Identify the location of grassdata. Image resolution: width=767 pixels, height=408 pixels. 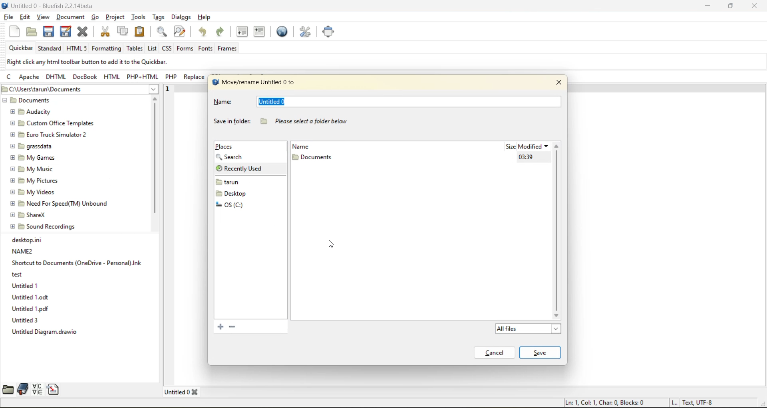
(34, 145).